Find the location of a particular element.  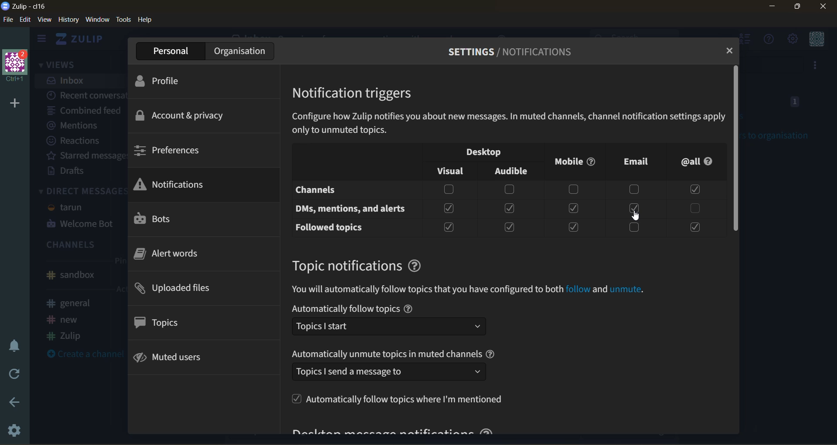

enable do not disturb is located at coordinates (15, 343).